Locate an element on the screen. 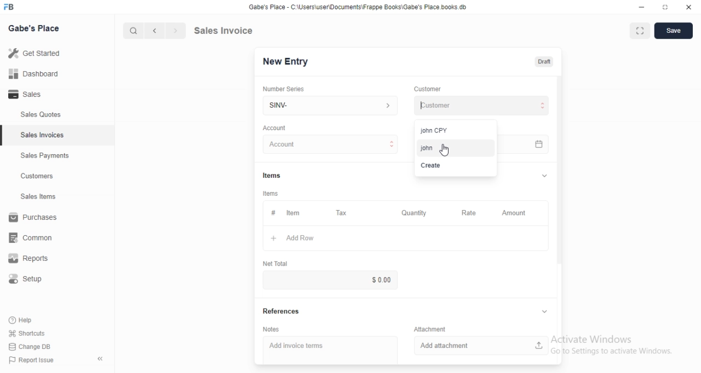 The image size is (701, 373).  is located at coordinates (273, 175).